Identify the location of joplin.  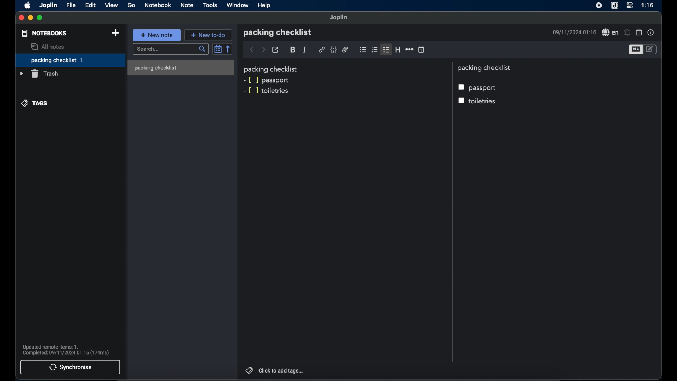
(339, 18).